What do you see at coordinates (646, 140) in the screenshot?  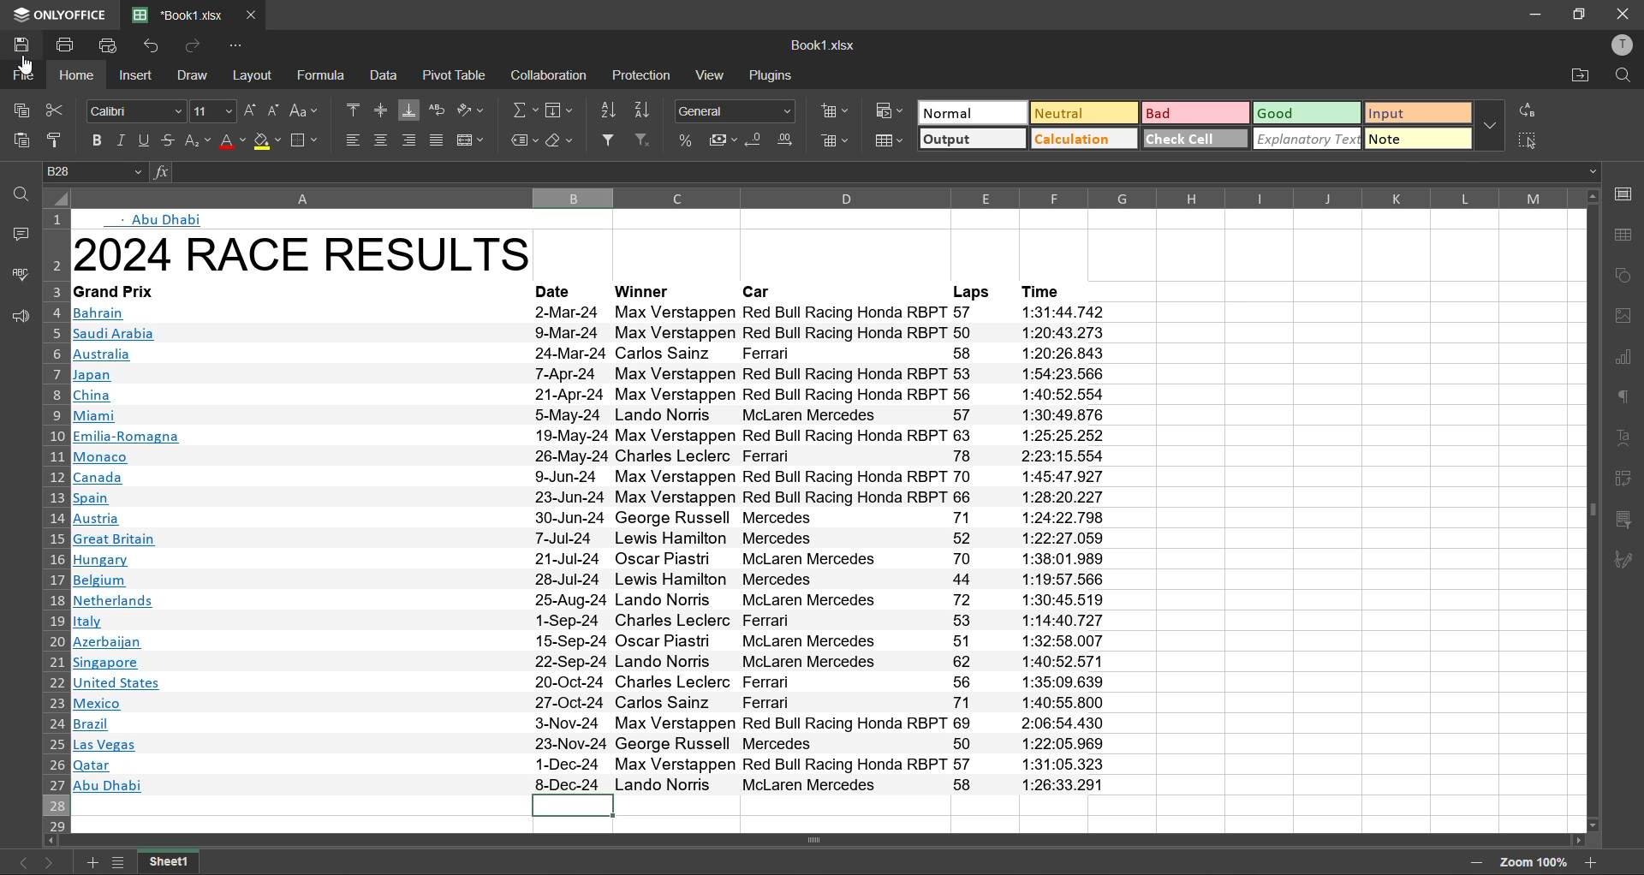 I see `clear filter` at bounding box center [646, 140].